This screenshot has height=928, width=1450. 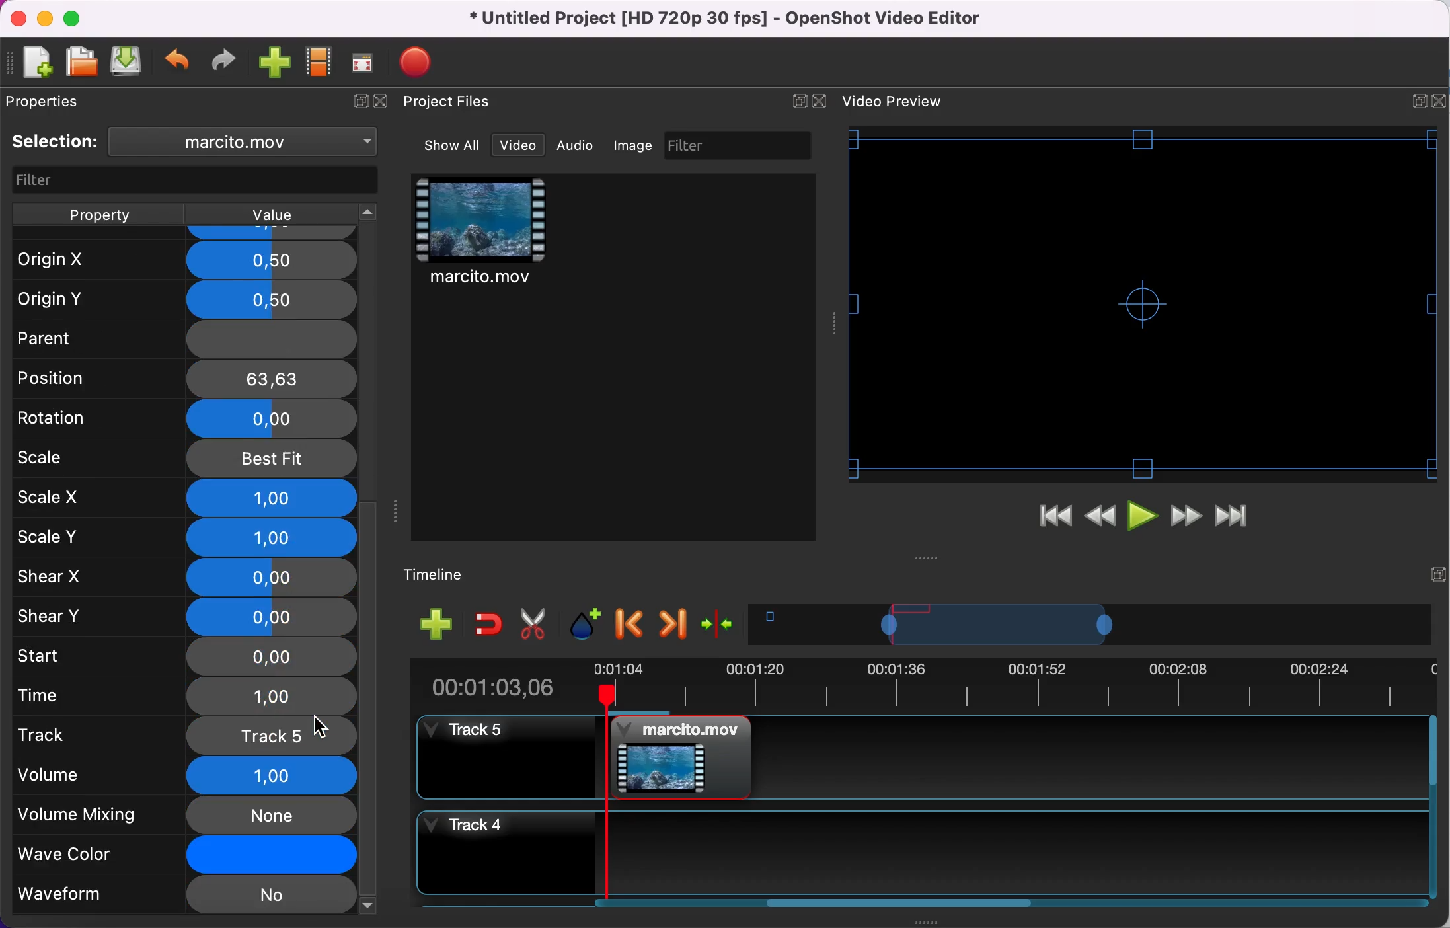 What do you see at coordinates (369, 707) in the screenshot?
I see `vertical scroll bar` at bounding box center [369, 707].